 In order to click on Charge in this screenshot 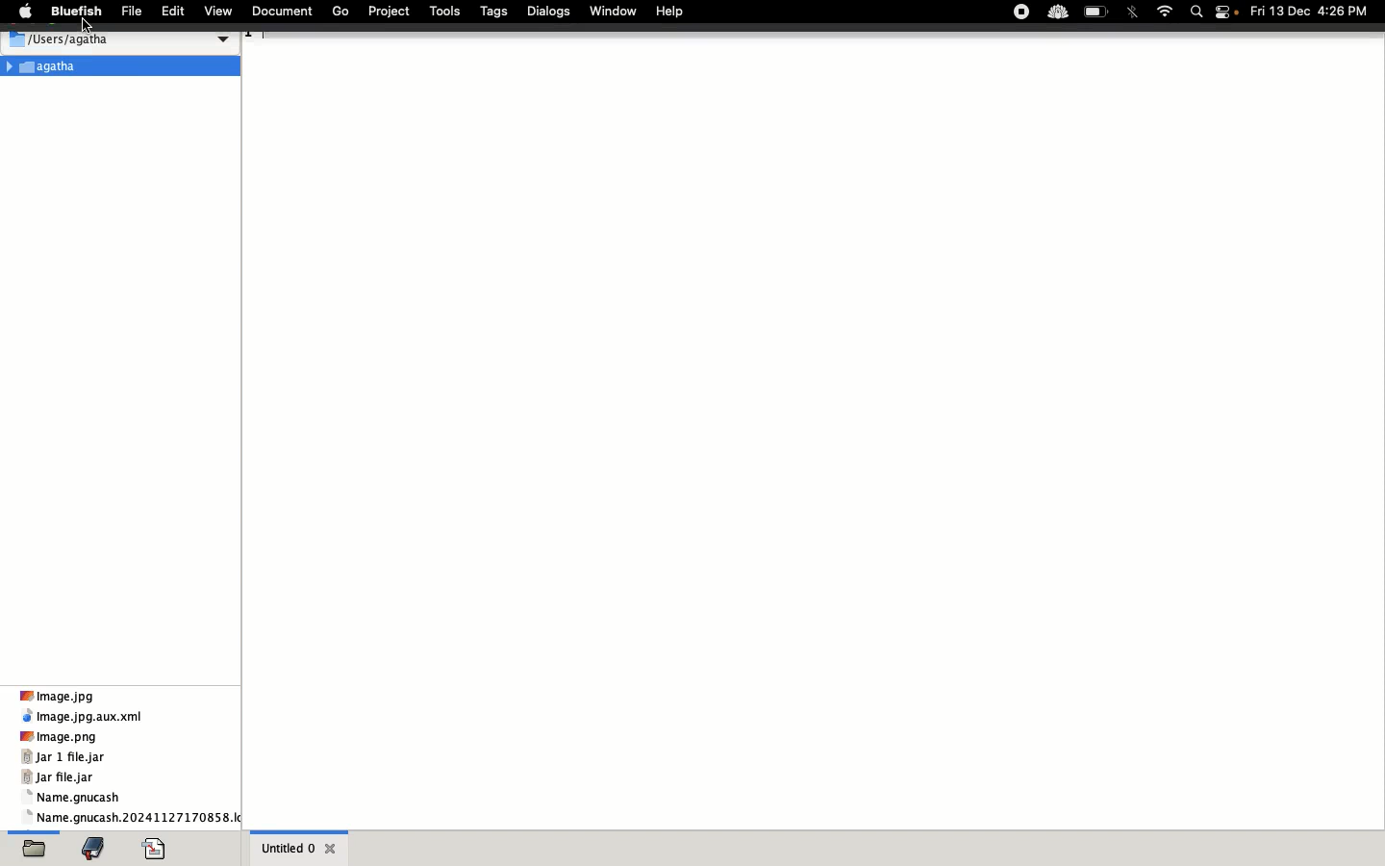, I will do `click(1097, 12)`.